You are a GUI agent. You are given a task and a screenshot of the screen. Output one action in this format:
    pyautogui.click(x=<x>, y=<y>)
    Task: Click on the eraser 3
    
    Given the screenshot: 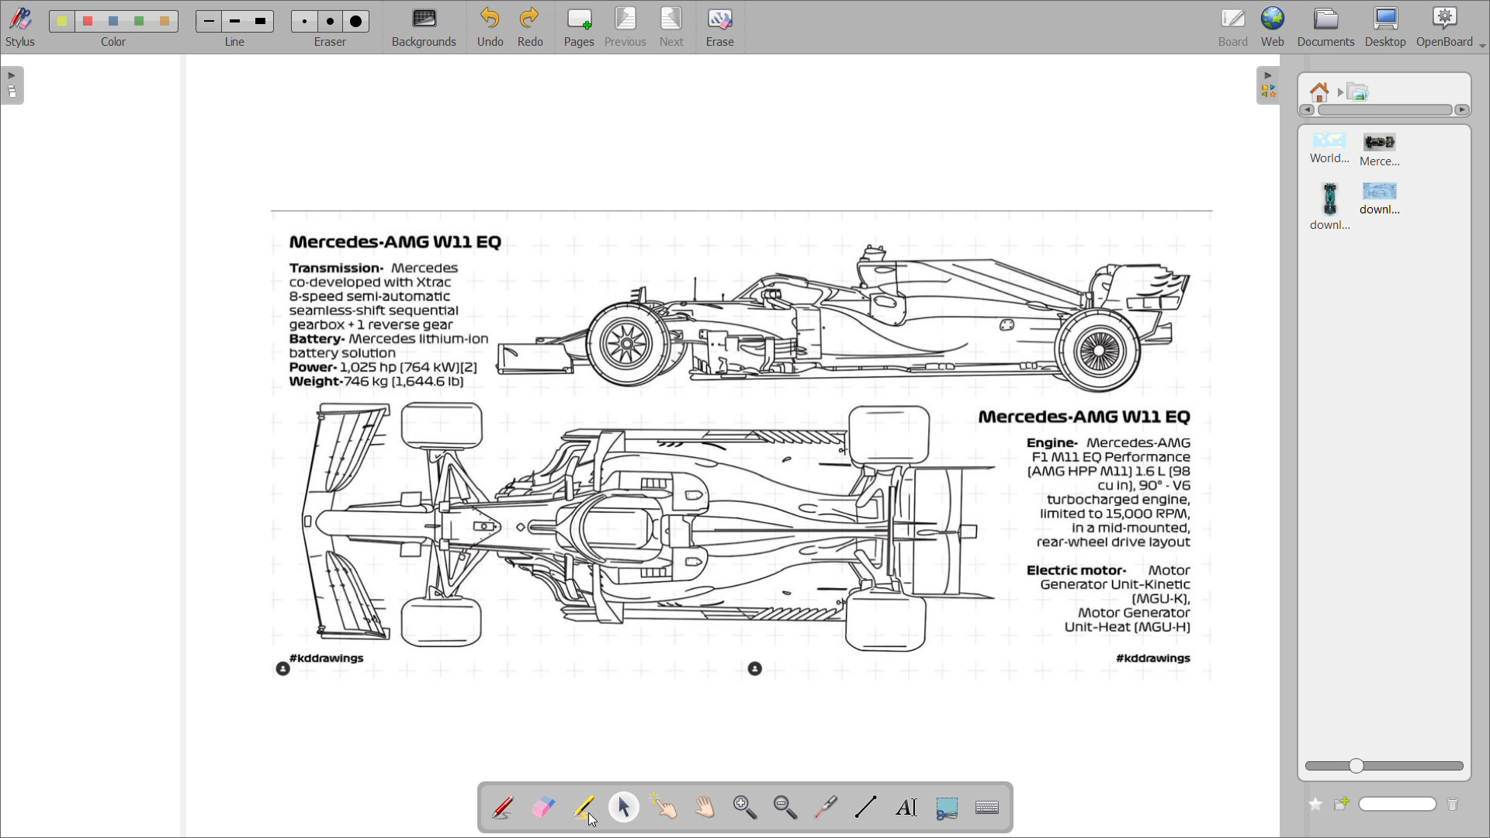 What is the action you would take?
    pyautogui.click(x=355, y=21)
    